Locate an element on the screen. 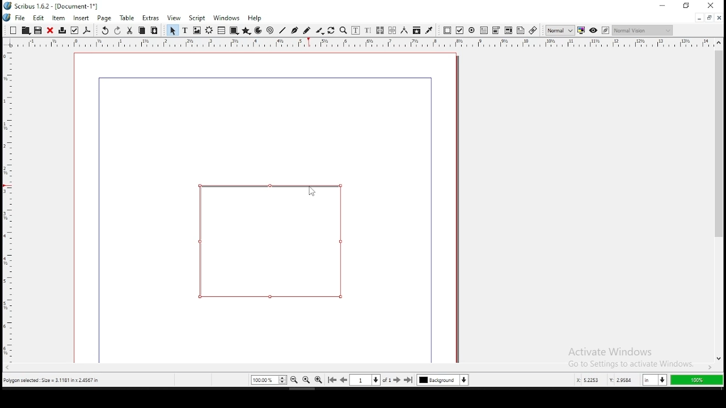 The image size is (726, 408). text is located at coordinates (185, 30).